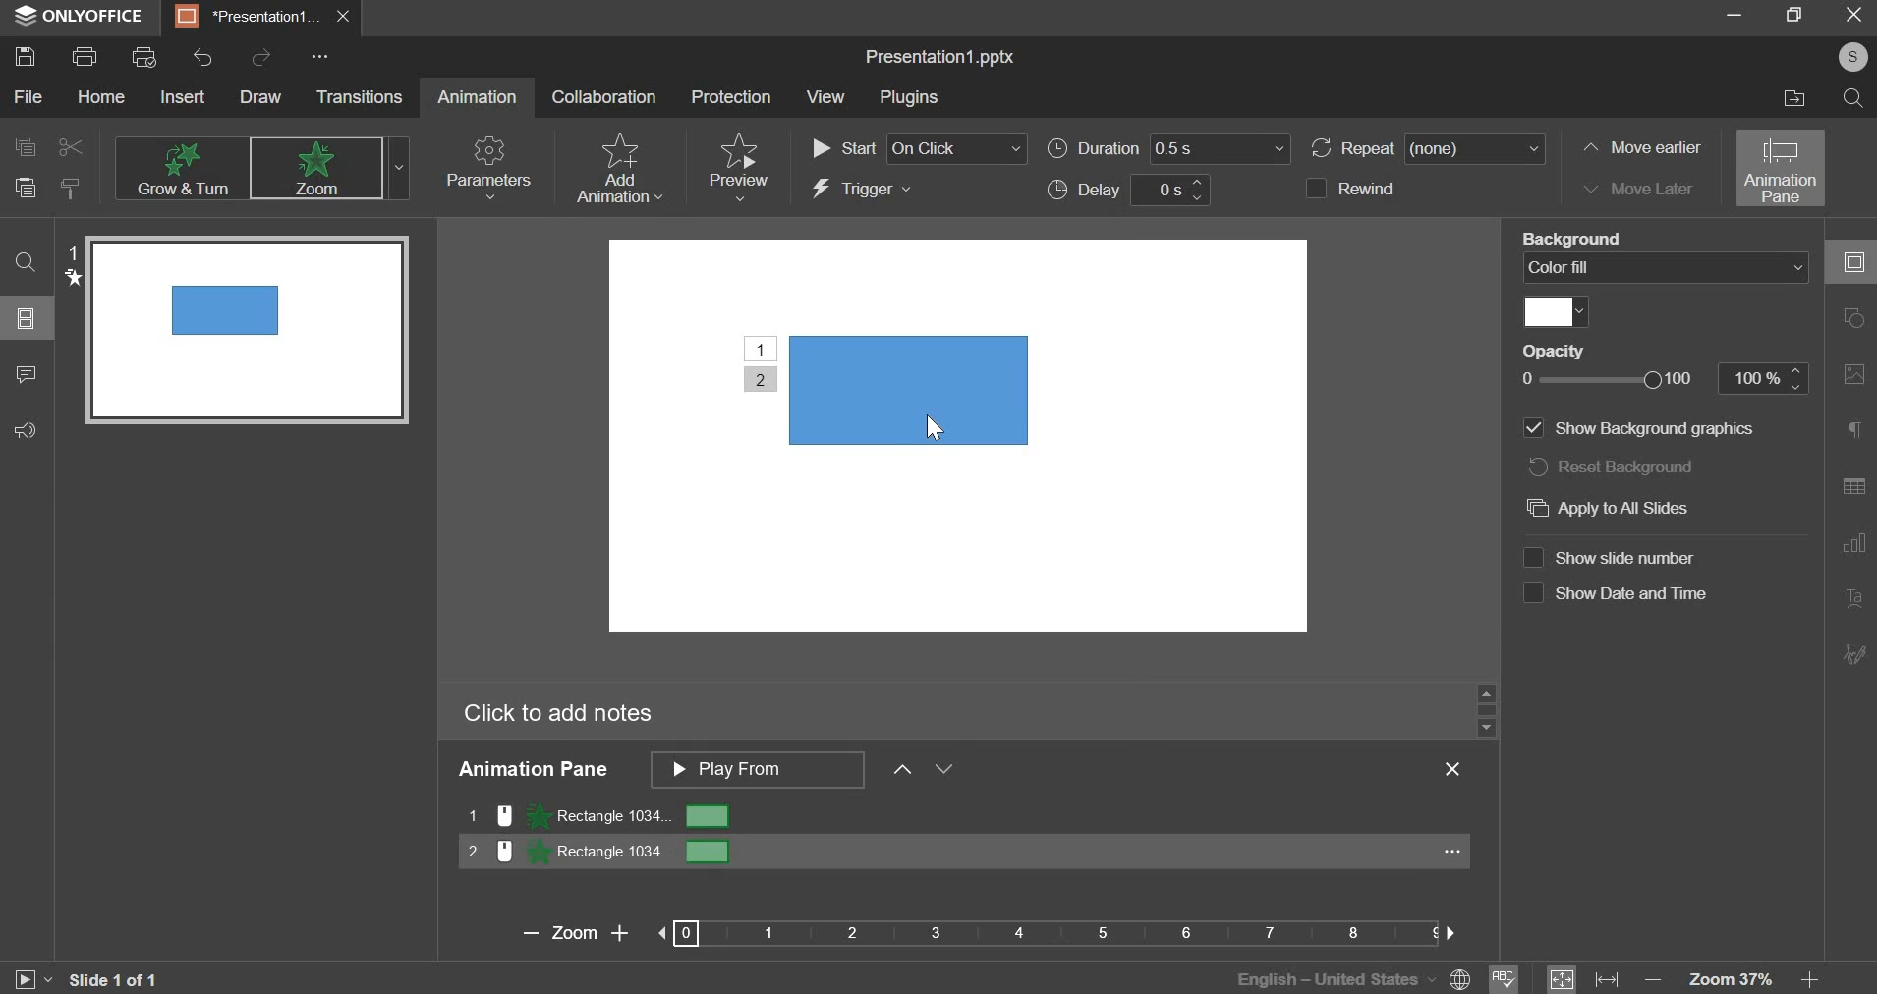 Image resolution: width=1877 pixels, height=994 pixels. Describe the element at coordinates (1640, 192) in the screenshot. I see `move later` at that location.